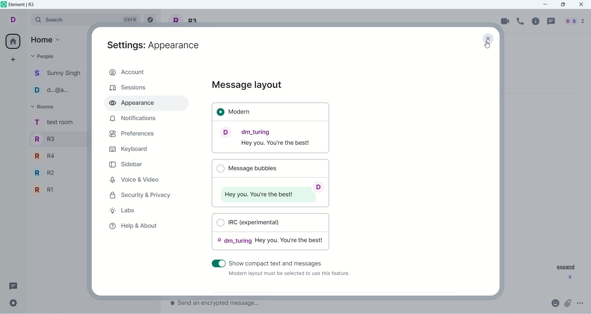 This screenshot has width=591, height=314. I want to click on notification, so click(131, 118).